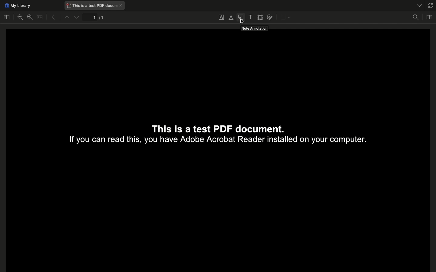  Describe the element at coordinates (66, 18) in the screenshot. I see `Up` at that location.